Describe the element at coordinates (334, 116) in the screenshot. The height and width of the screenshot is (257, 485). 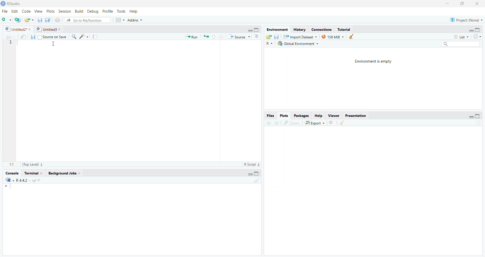
I see ` Viewer` at that location.